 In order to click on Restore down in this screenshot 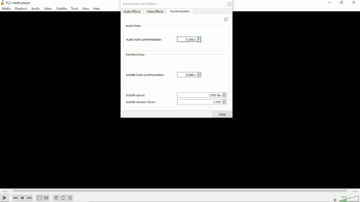, I will do `click(341, 3)`.